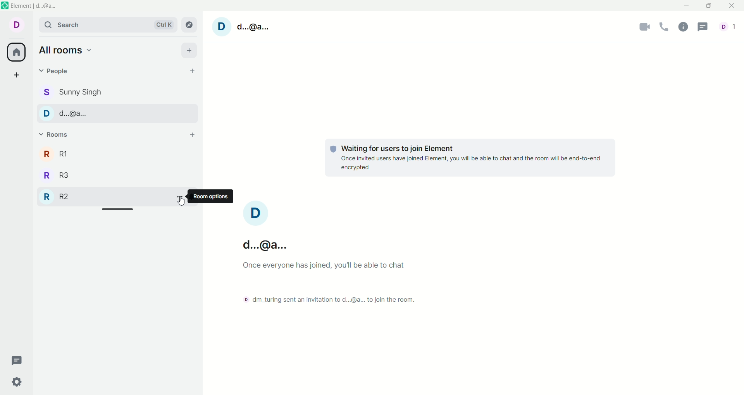 The height and width of the screenshot is (395, 744). What do you see at coordinates (710, 6) in the screenshot?
I see `maximize` at bounding box center [710, 6].